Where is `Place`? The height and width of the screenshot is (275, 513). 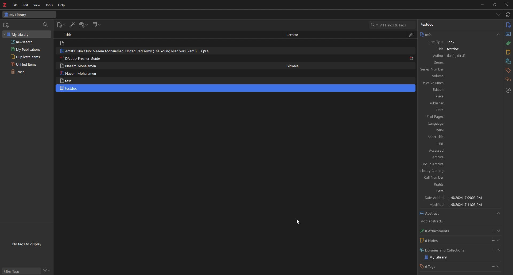 Place is located at coordinates (457, 96).